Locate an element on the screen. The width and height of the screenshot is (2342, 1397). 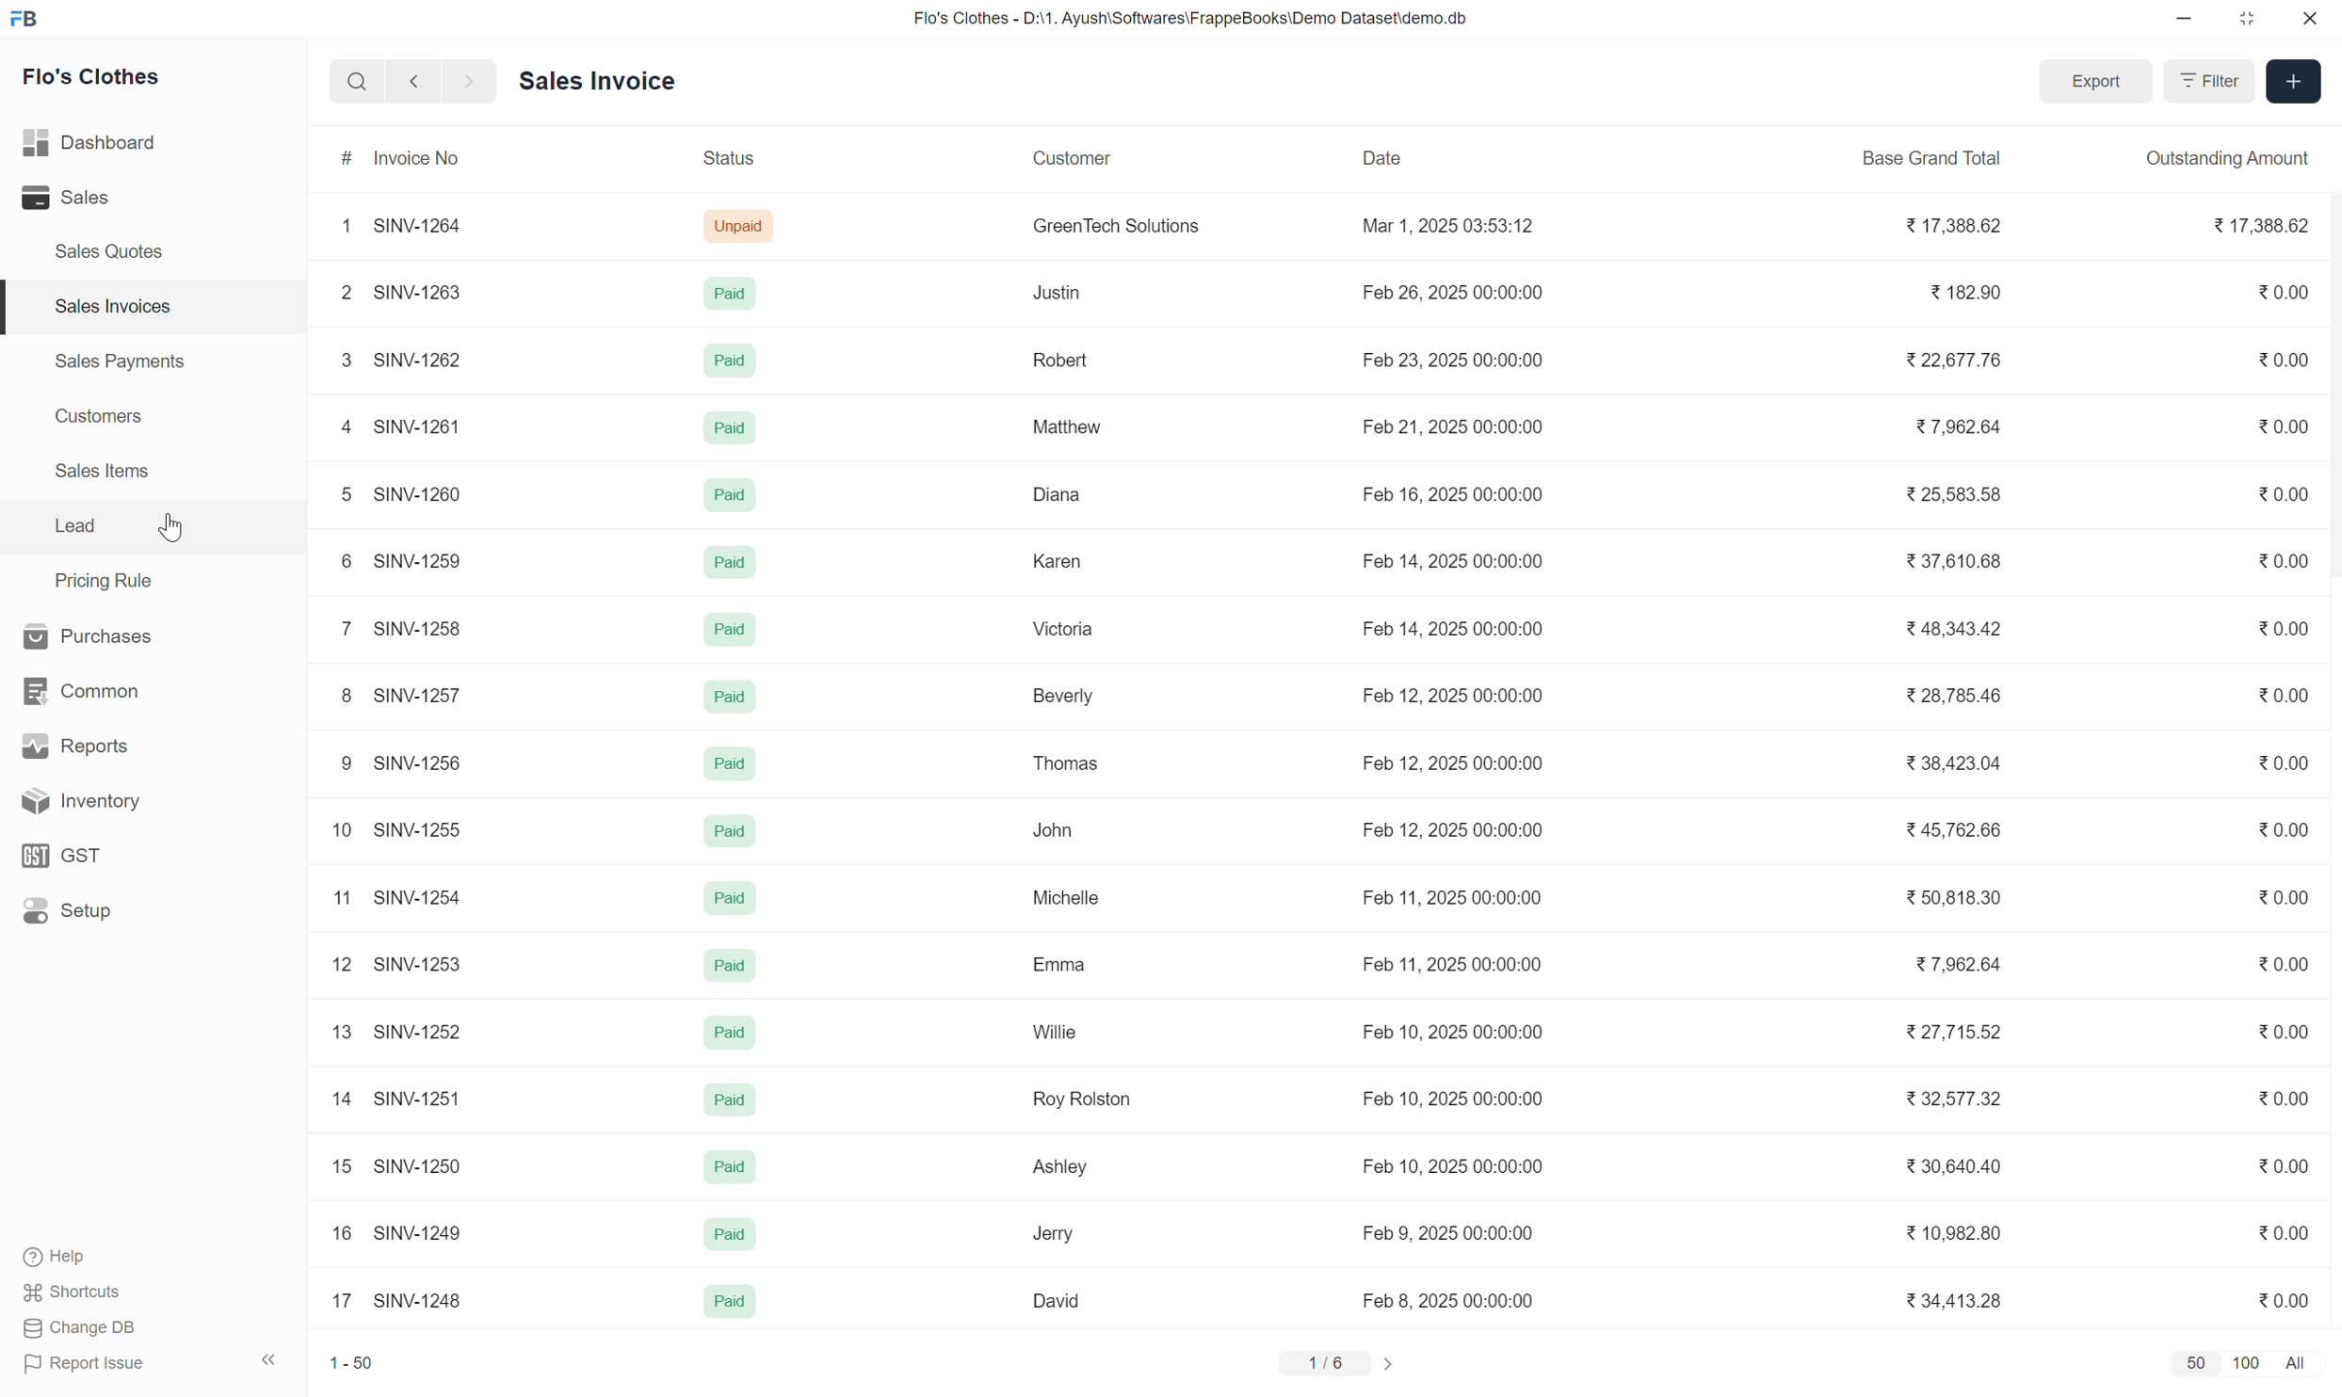
2 is located at coordinates (337, 293).